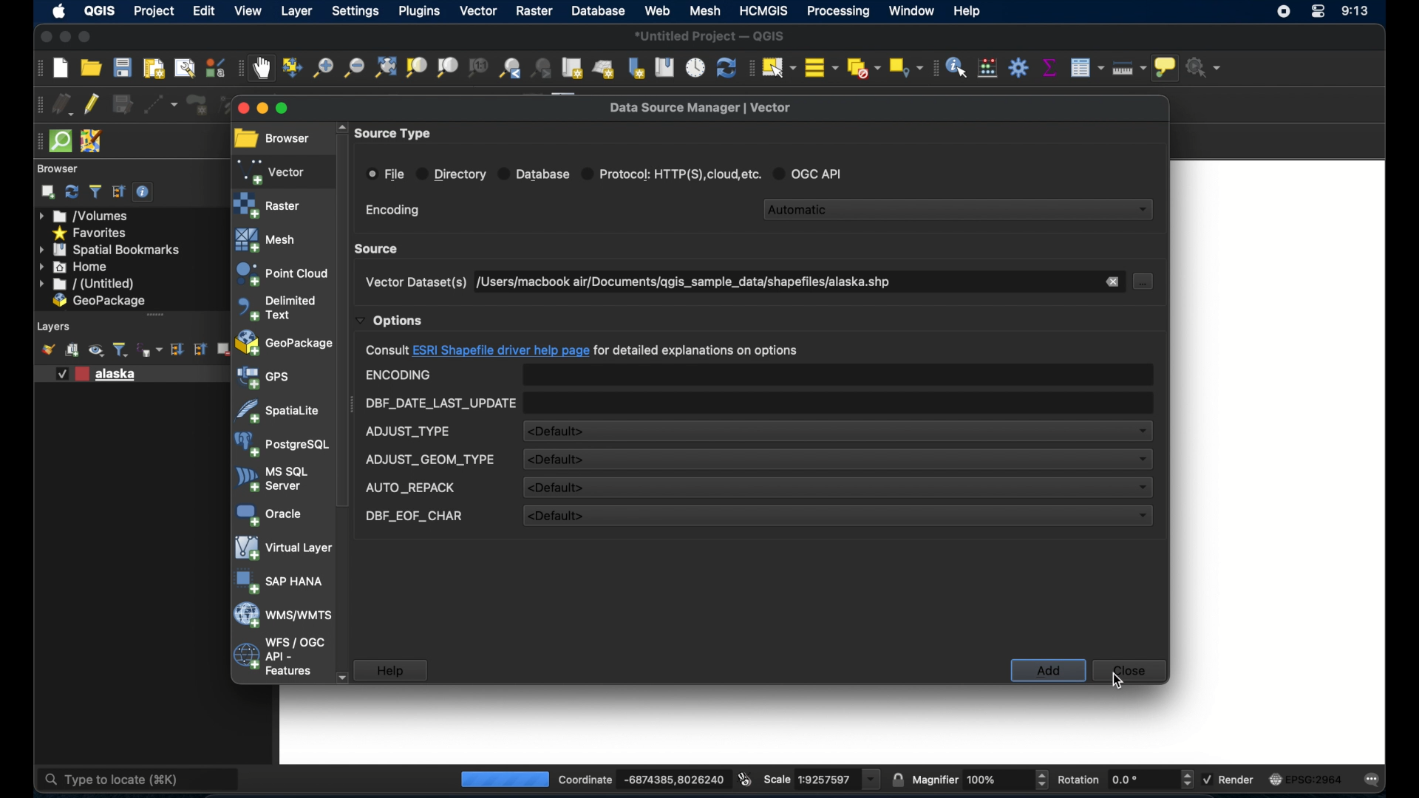 This screenshot has width=1419, height=798. What do you see at coordinates (1356, 12) in the screenshot?
I see `time` at bounding box center [1356, 12].